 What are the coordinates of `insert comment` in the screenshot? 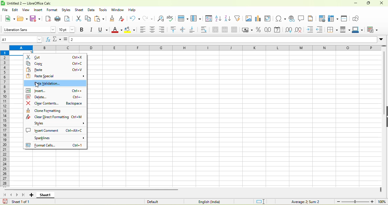 It's located at (56, 130).